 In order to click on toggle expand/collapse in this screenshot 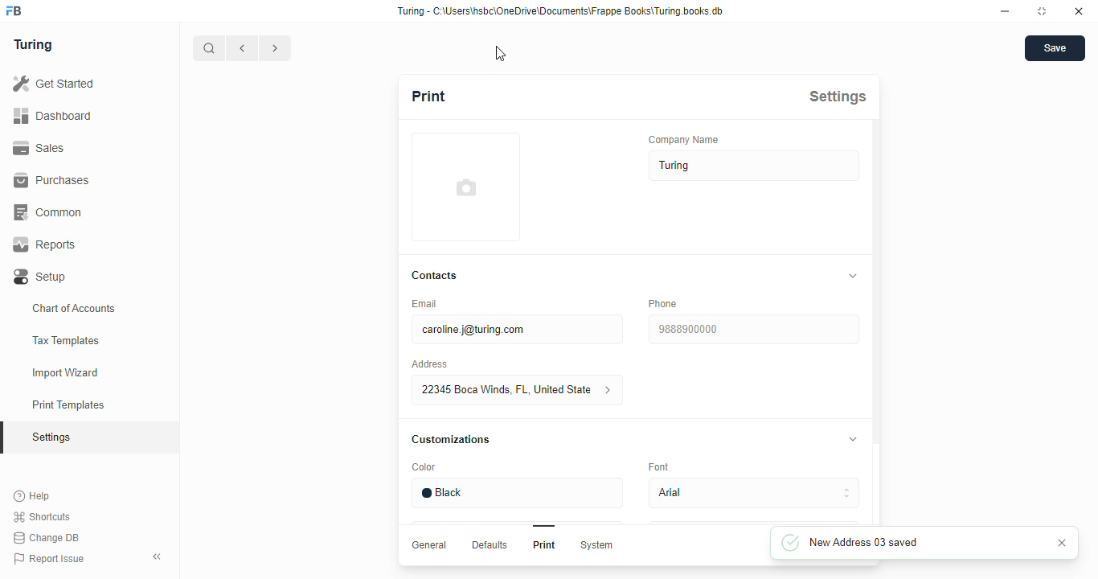, I will do `click(854, 438)`.